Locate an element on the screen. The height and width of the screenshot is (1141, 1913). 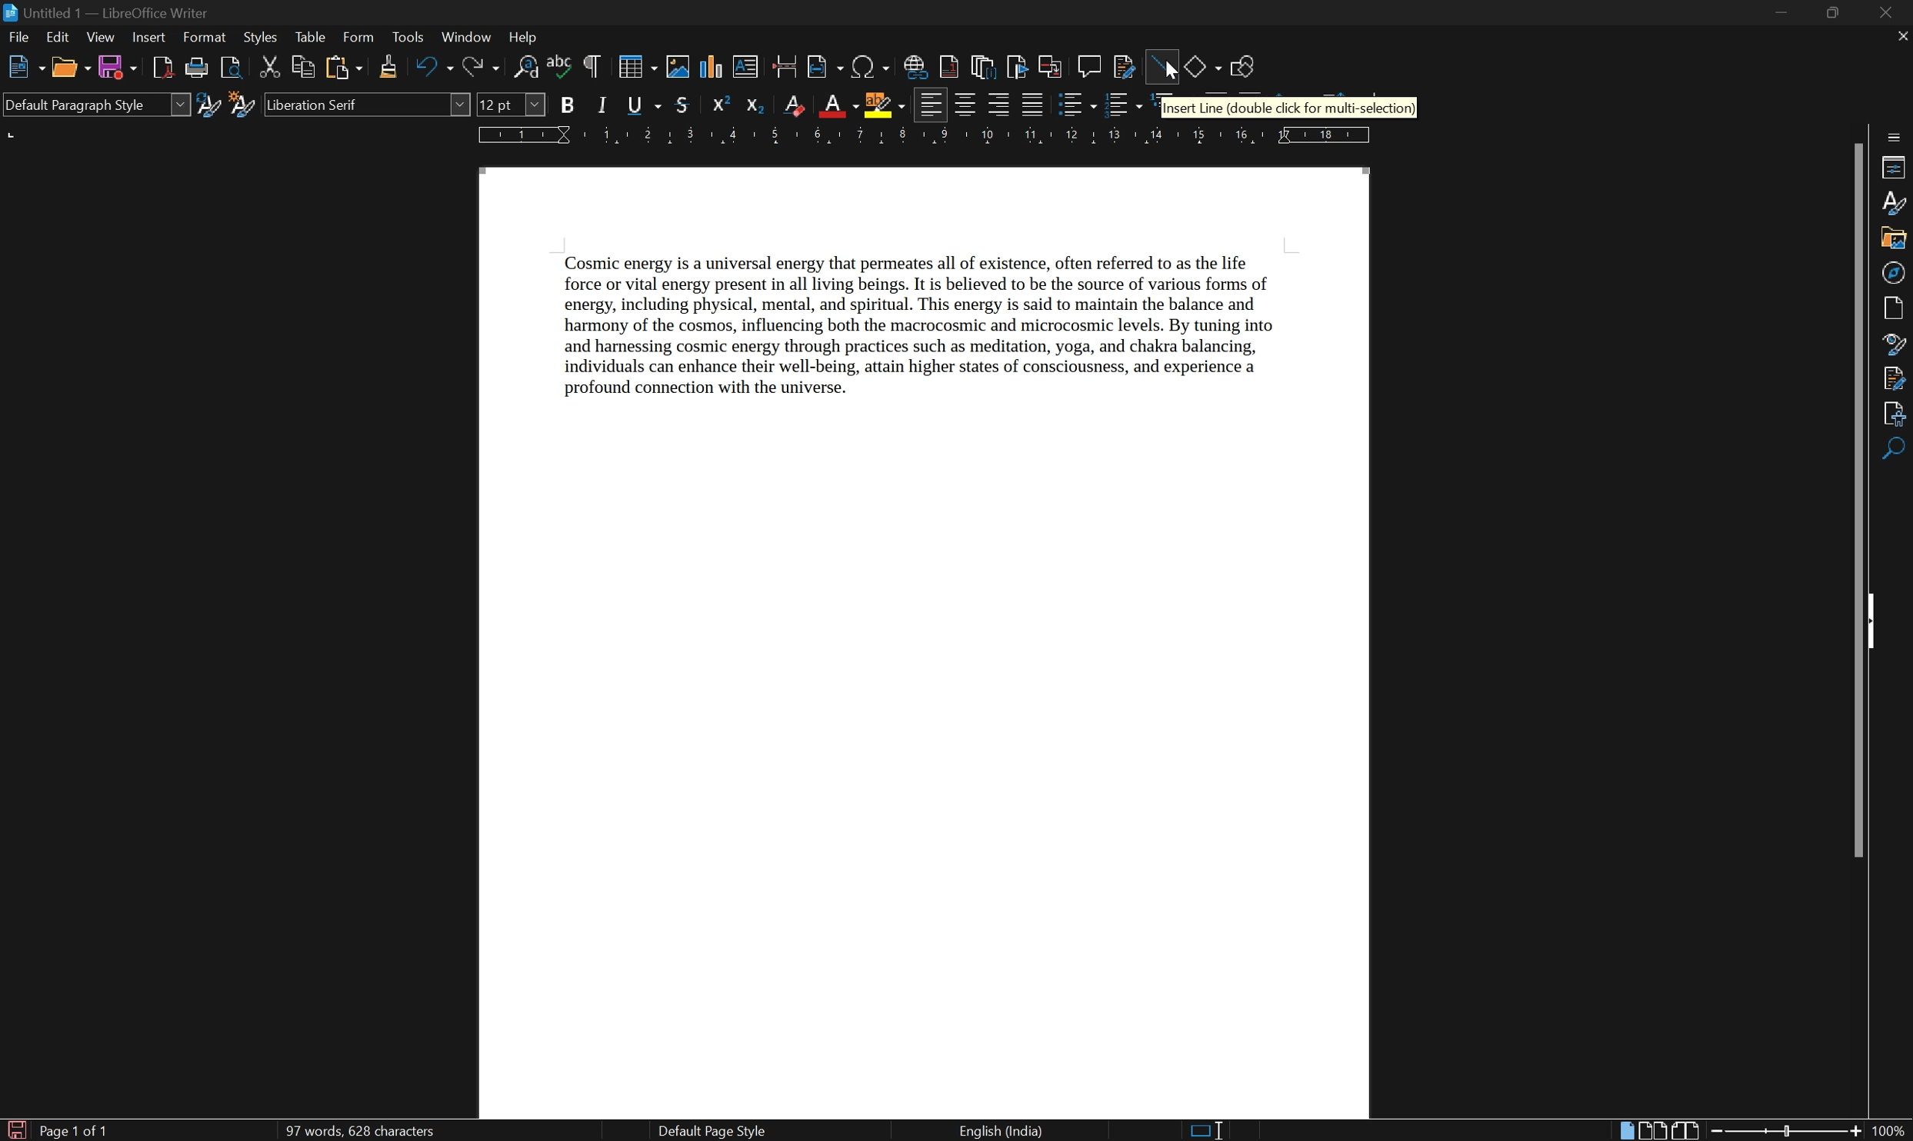
default page style is located at coordinates (711, 1131).